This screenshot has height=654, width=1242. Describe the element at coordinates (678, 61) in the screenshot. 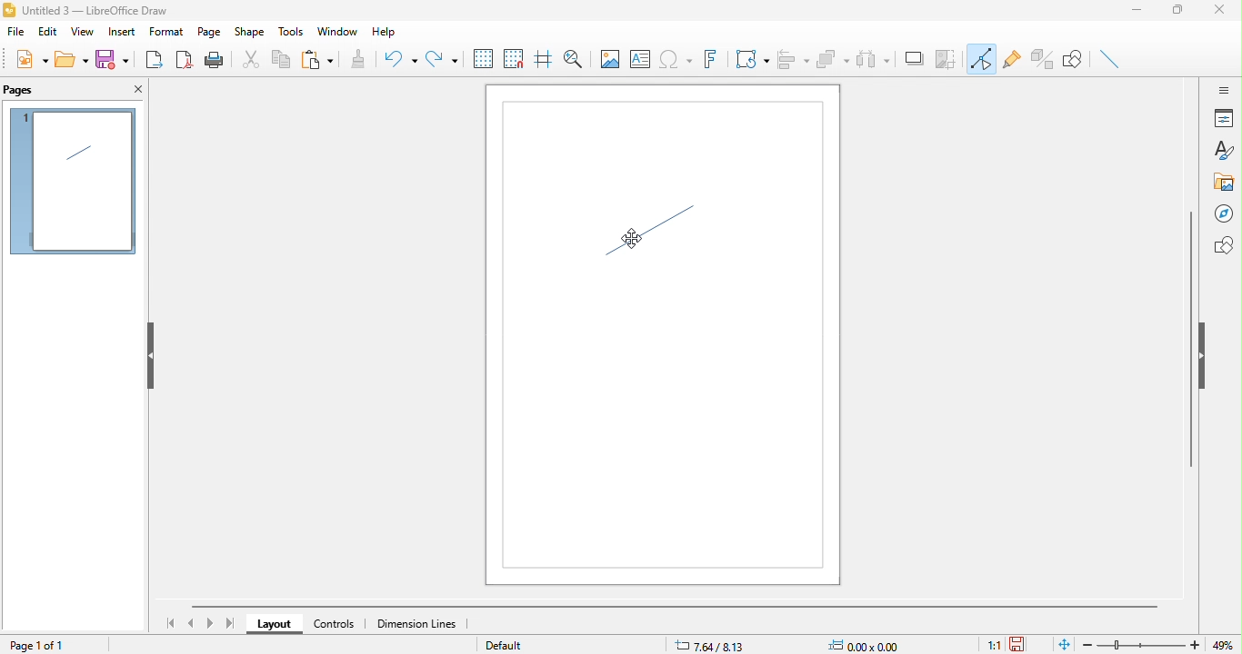

I see `special character` at that location.